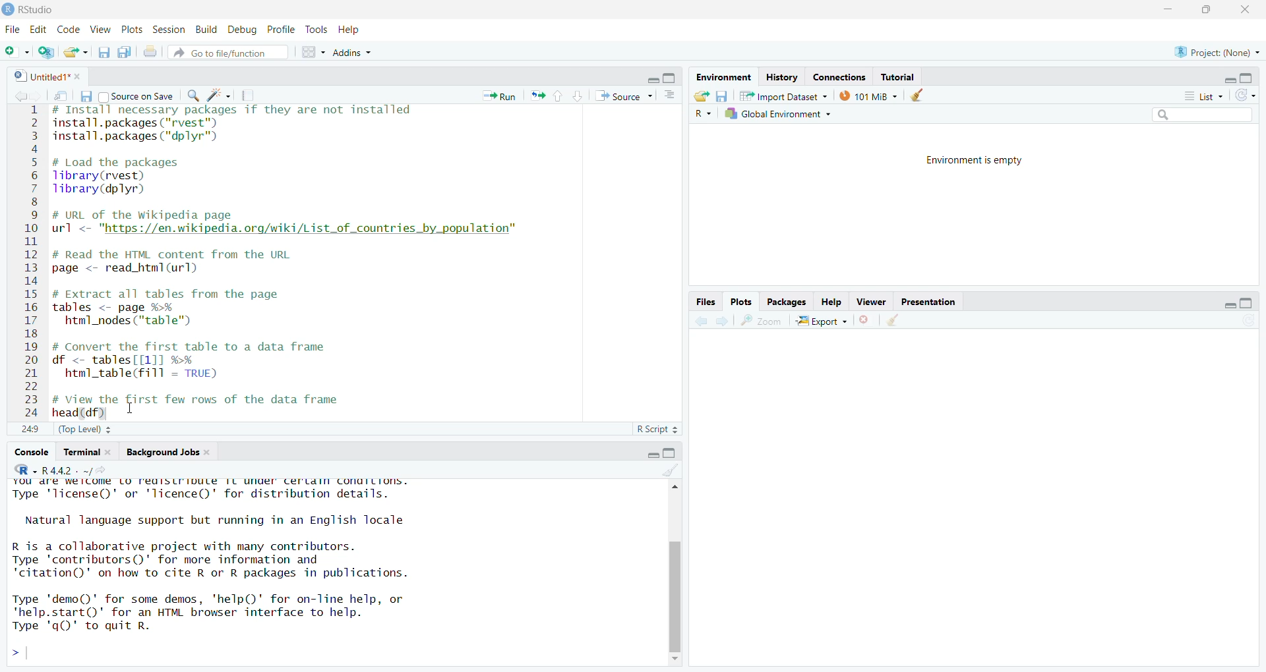 The image size is (1266, 672). What do you see at coordinates (1230, 80) in the screenshot?
I see `minimize` at bounding box center [1230, 80].